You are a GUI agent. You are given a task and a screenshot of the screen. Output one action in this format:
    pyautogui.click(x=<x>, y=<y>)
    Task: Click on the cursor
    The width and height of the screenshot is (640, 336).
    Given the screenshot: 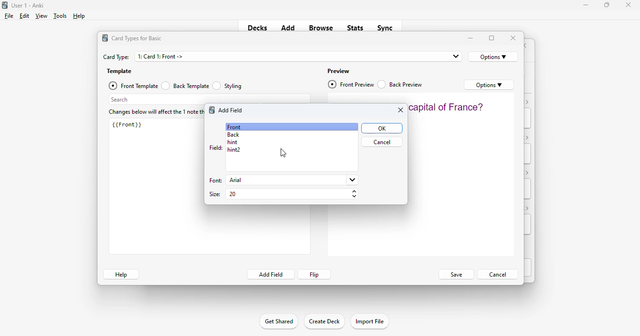 What is the action you would take?
    pyautogui.click(x=283, y=153)
    